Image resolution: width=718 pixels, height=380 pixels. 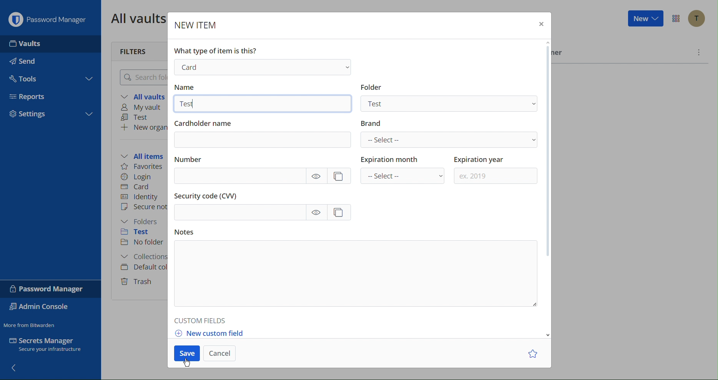 What do you see at coordinates (141, 222) in the screenshot?
I see `Folders` at bounding box center [141, 222].